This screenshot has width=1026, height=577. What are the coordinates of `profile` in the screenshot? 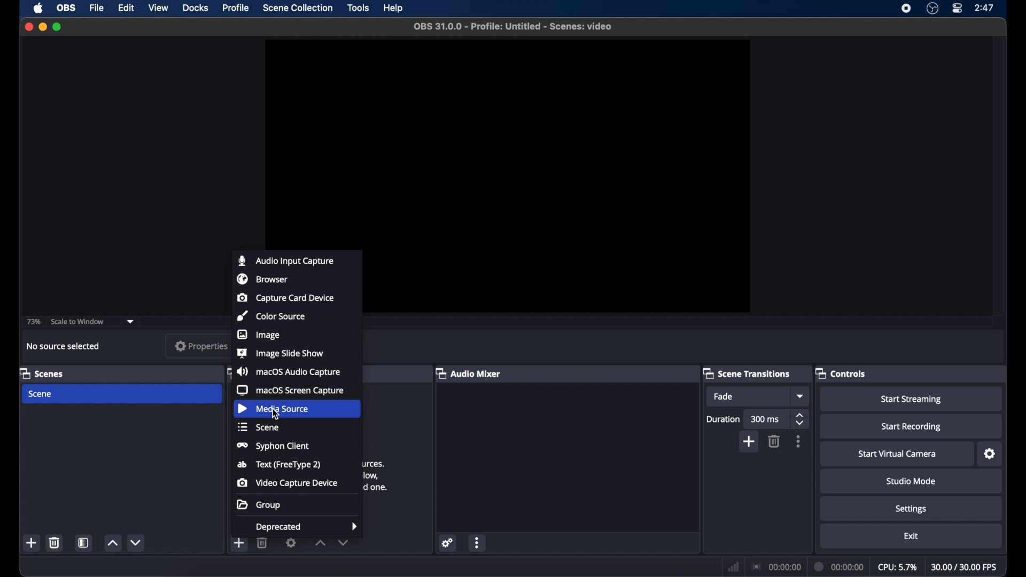 It's located at (236, 8).